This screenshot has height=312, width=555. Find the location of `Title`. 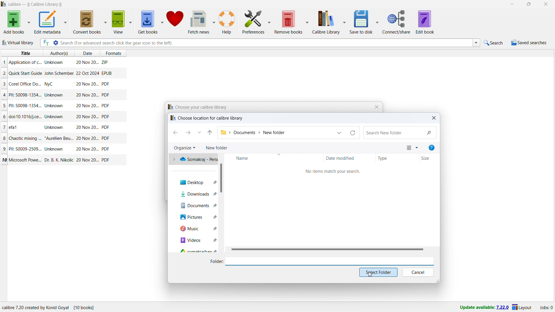

Title is located at coordinates (24, 148).